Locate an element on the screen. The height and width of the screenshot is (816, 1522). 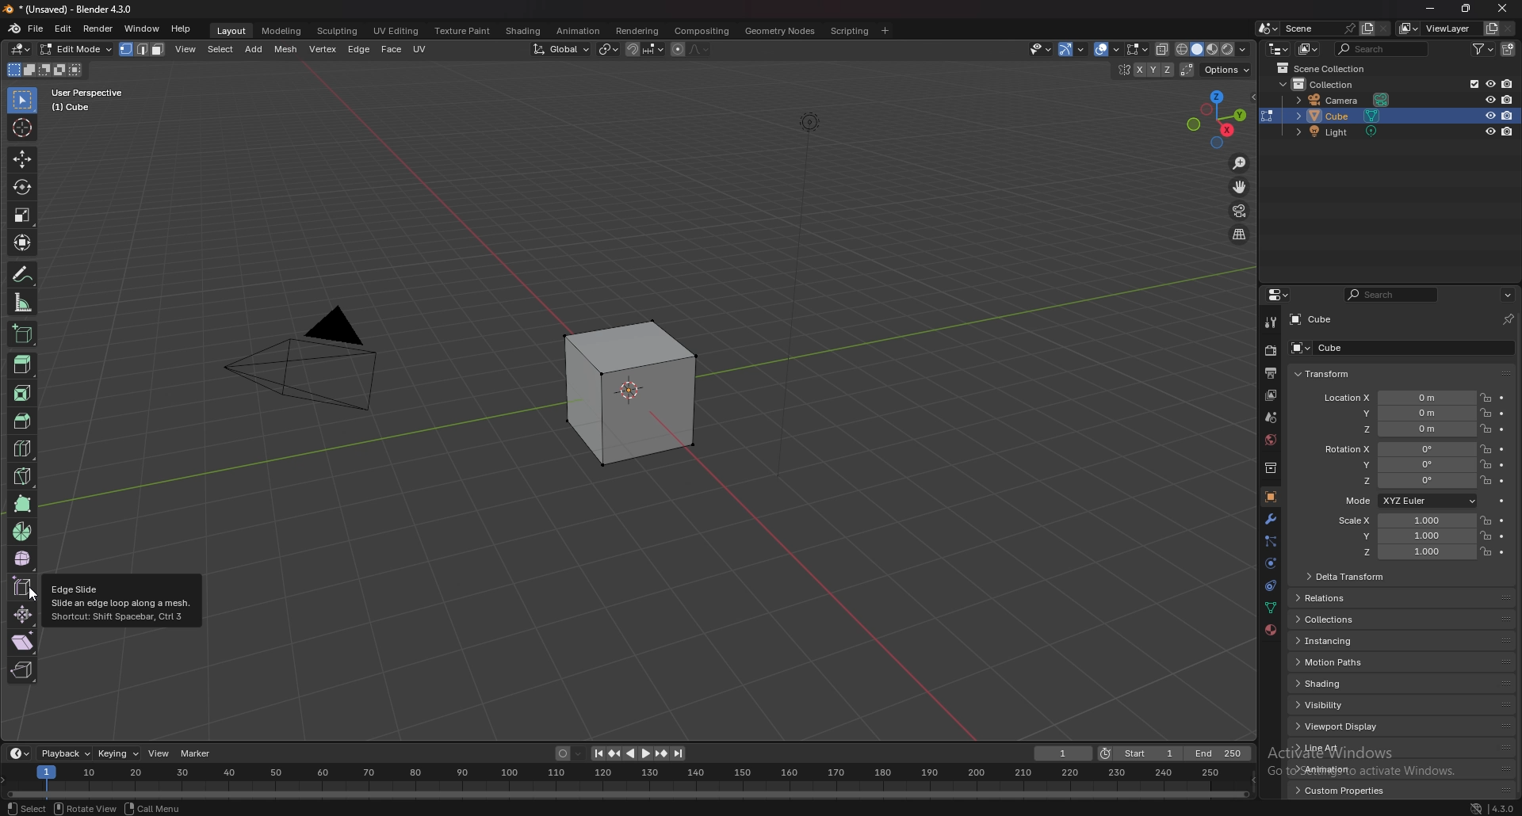
rotate is located at coordinates (21, 187).